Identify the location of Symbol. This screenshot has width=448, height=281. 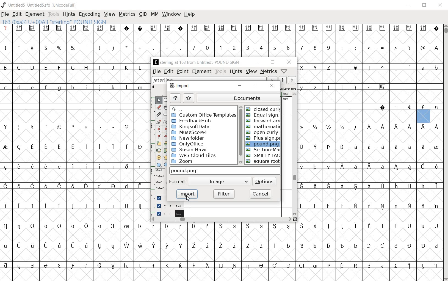
(436, 126).